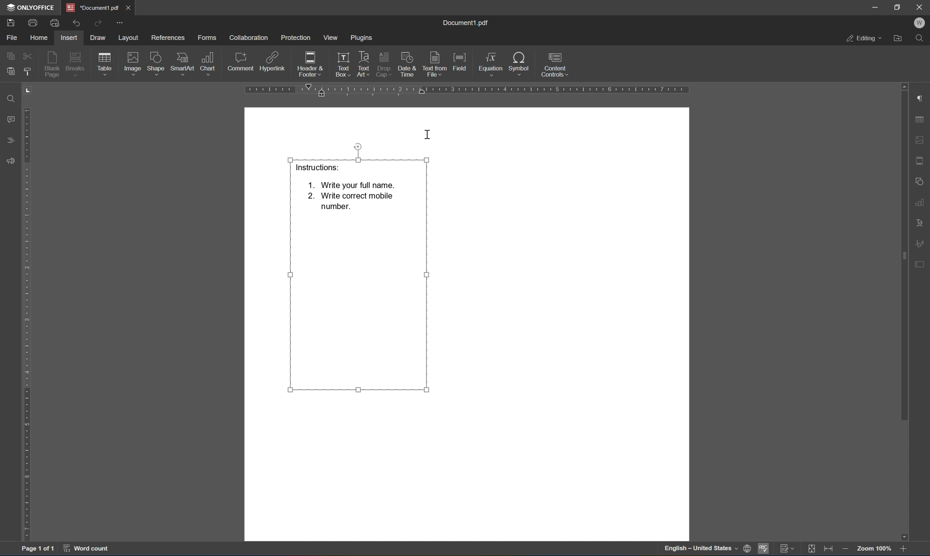  Describe the element at coordinates (273, 63) in the screenshot. I see `hyperlink` at that location.